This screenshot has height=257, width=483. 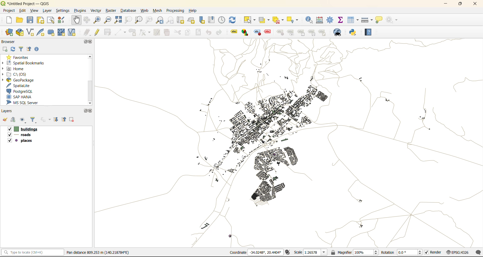 What do you see at coordinates (255, 252) in the screenshot?
I see `coordinates` at bounding box center [255, 252].